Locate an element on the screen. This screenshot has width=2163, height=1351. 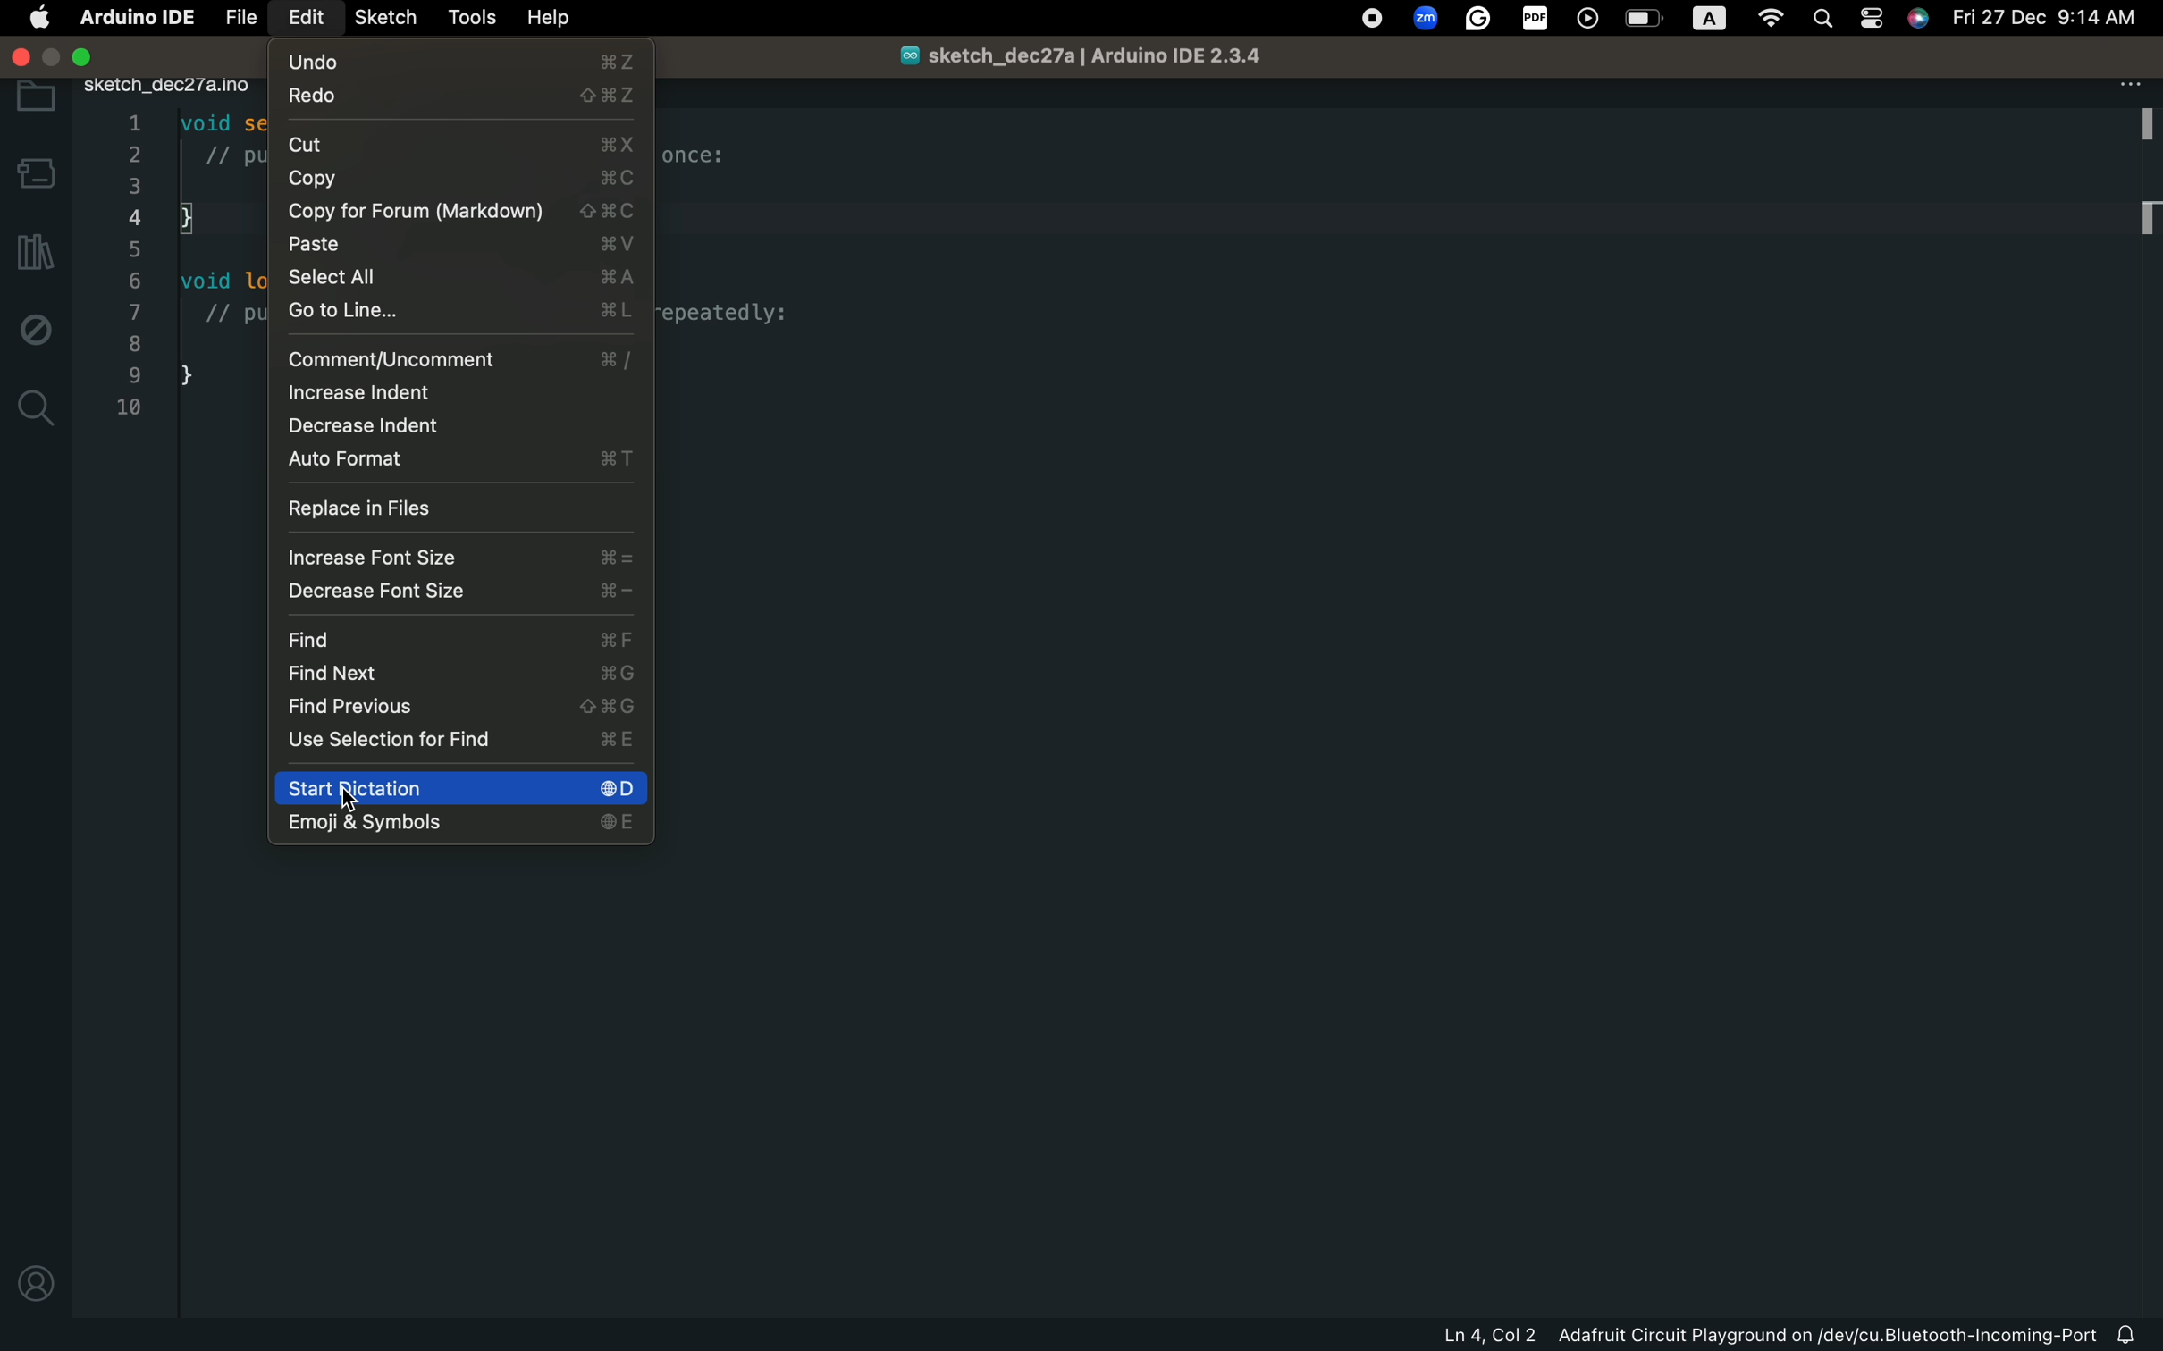
copy for forum(markdown) is located at coordinates (460, 213).